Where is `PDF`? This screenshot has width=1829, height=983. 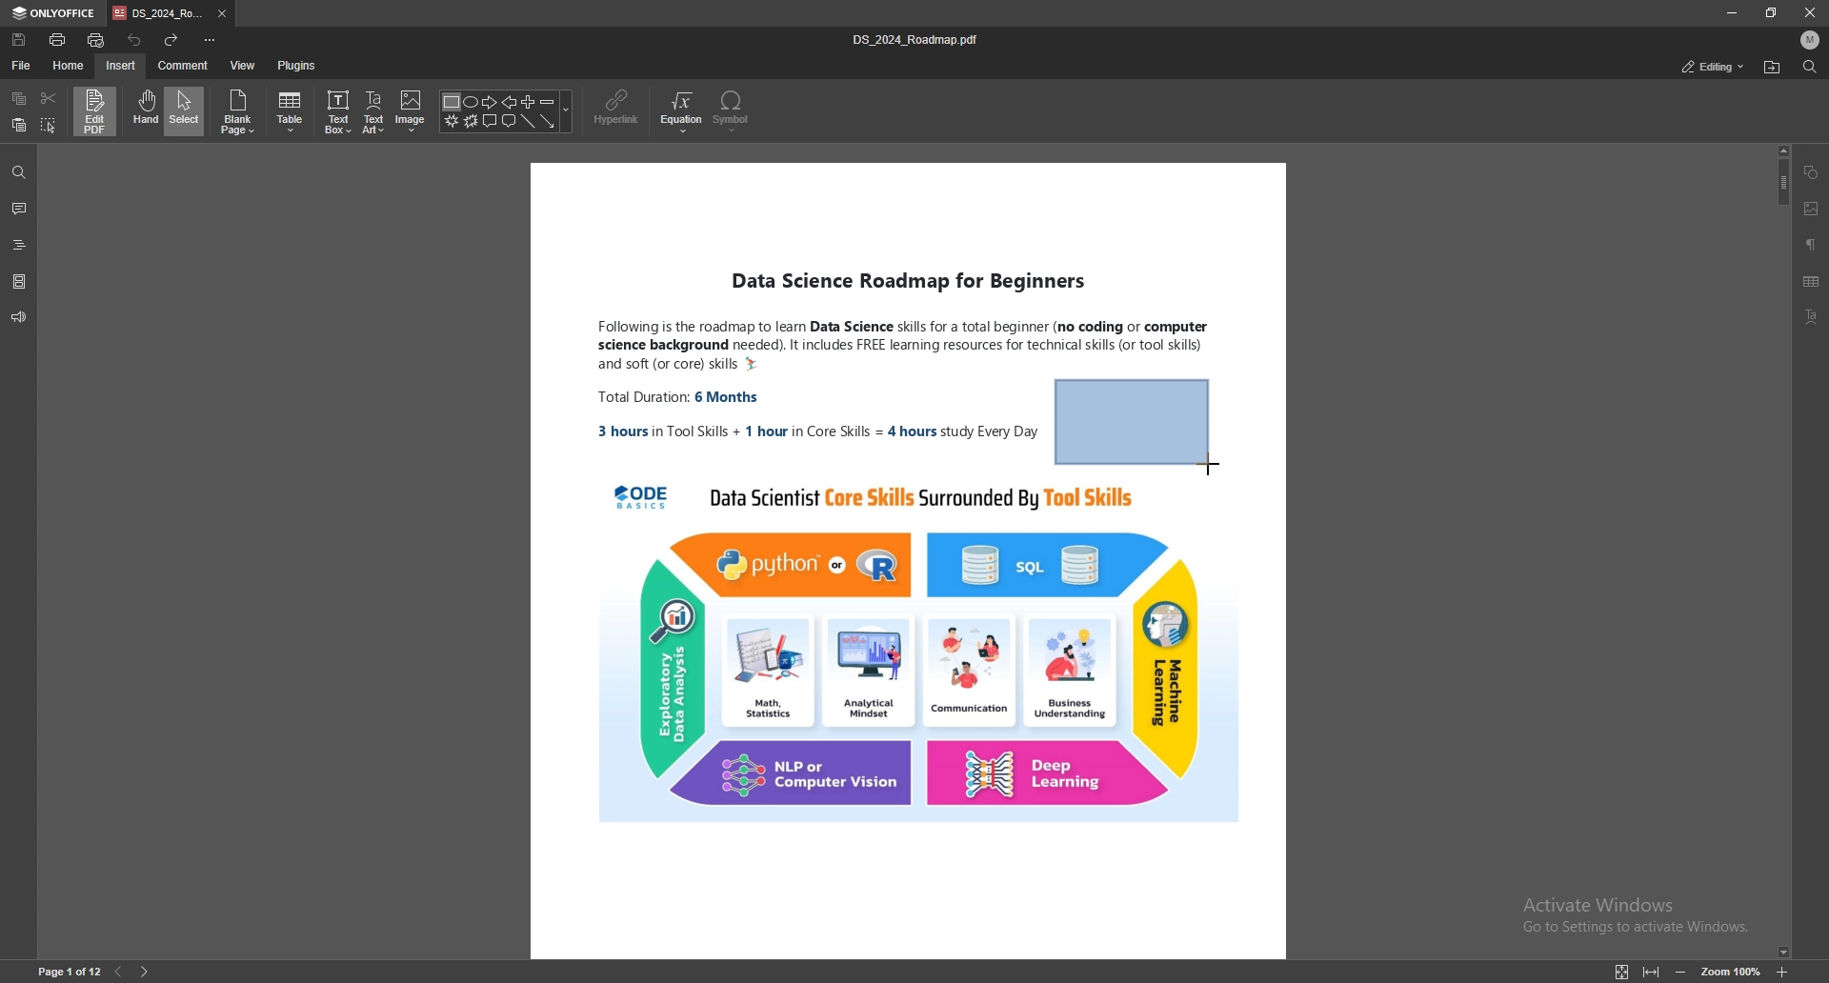 PDF is located at coordinates (1022, 423).